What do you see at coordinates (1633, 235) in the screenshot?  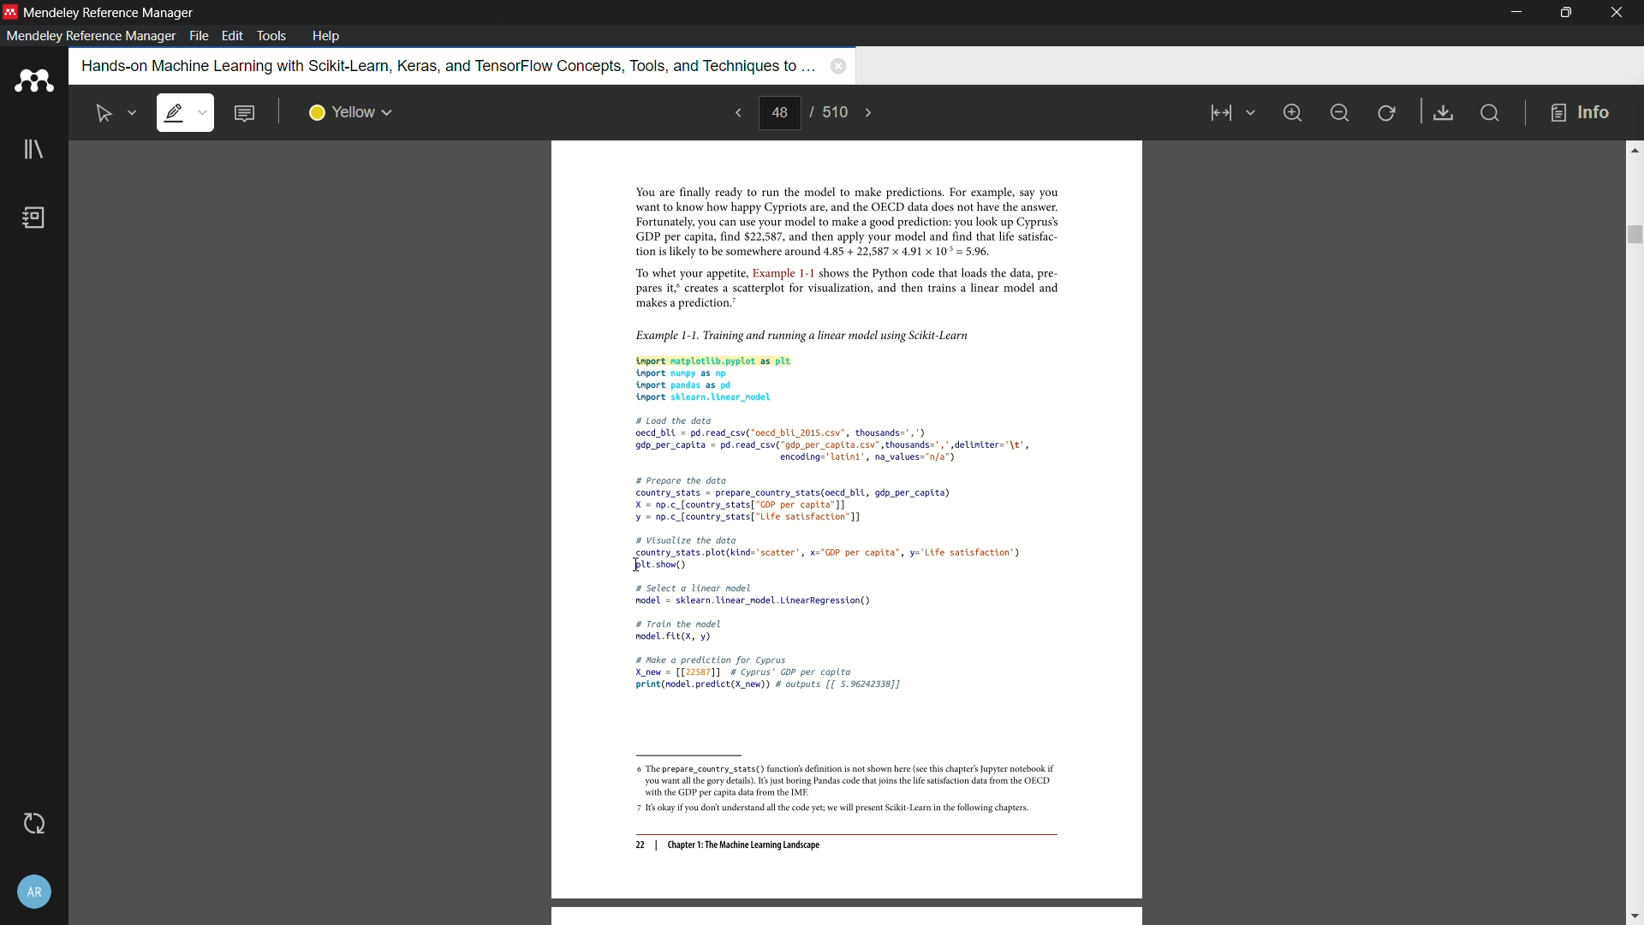 I see `scroll bar` at bounding box center [1633, 235].